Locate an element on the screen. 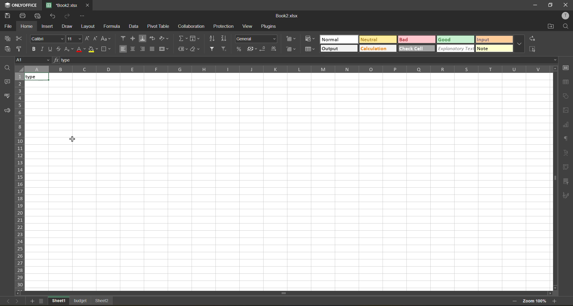 This screenshot has width=573, height=306. fx is located at coordinates (56, 60).